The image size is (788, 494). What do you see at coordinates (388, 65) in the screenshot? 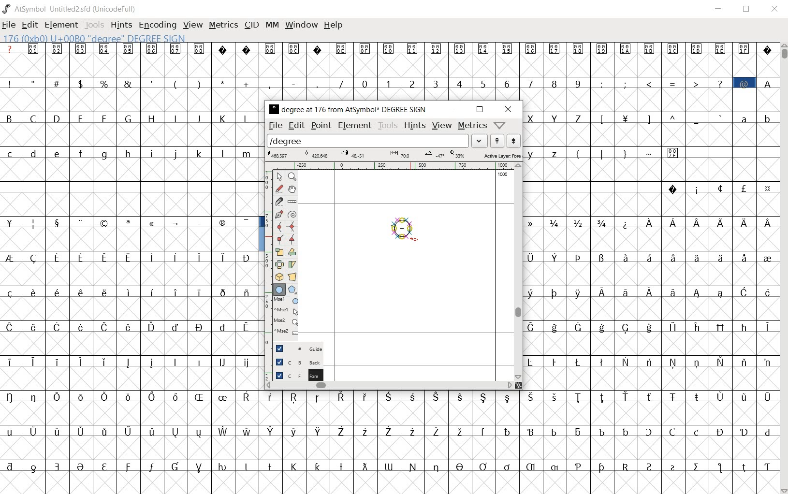
I see `empty glyph slots` at bounding box center [388, 65].